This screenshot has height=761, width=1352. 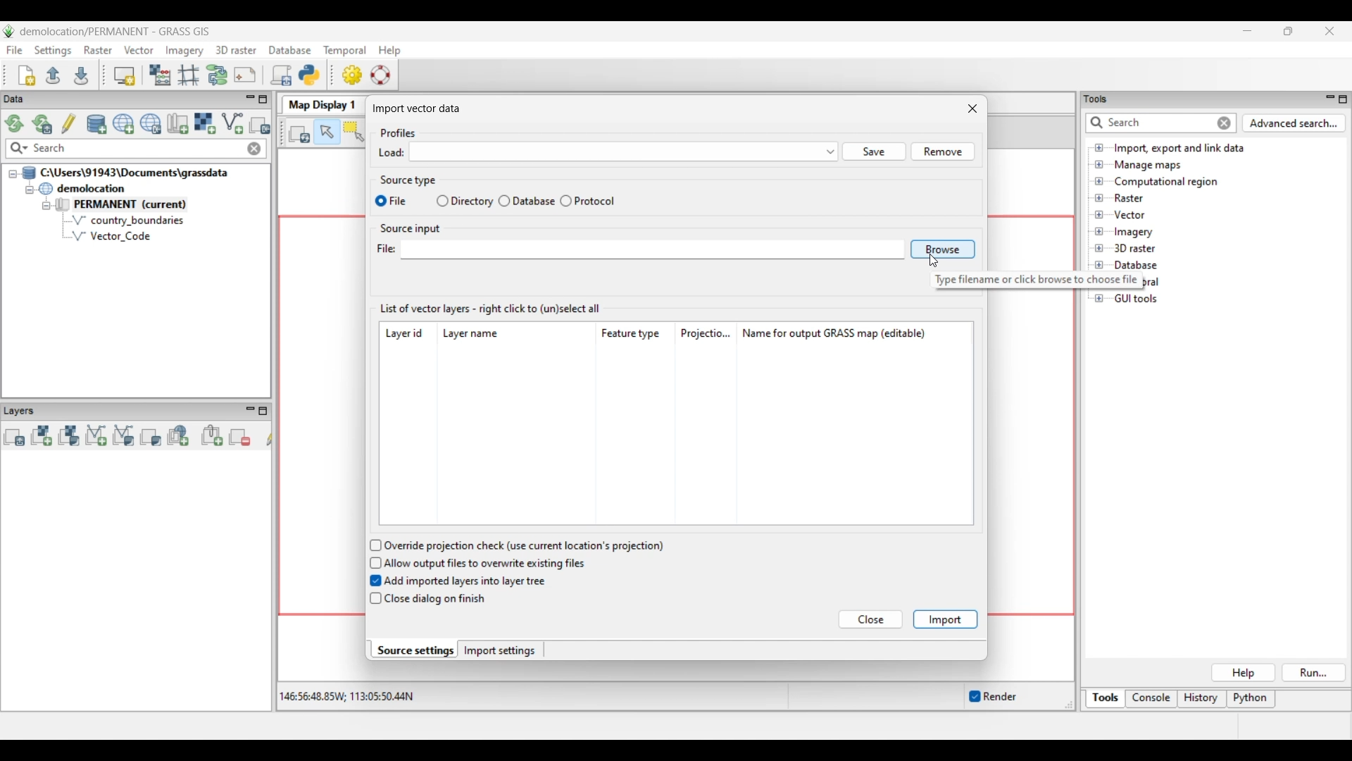 What do you see at coordinates (943, 249) in the screenshot?
I see `Browse source input file` at bounding box center [943, 249].